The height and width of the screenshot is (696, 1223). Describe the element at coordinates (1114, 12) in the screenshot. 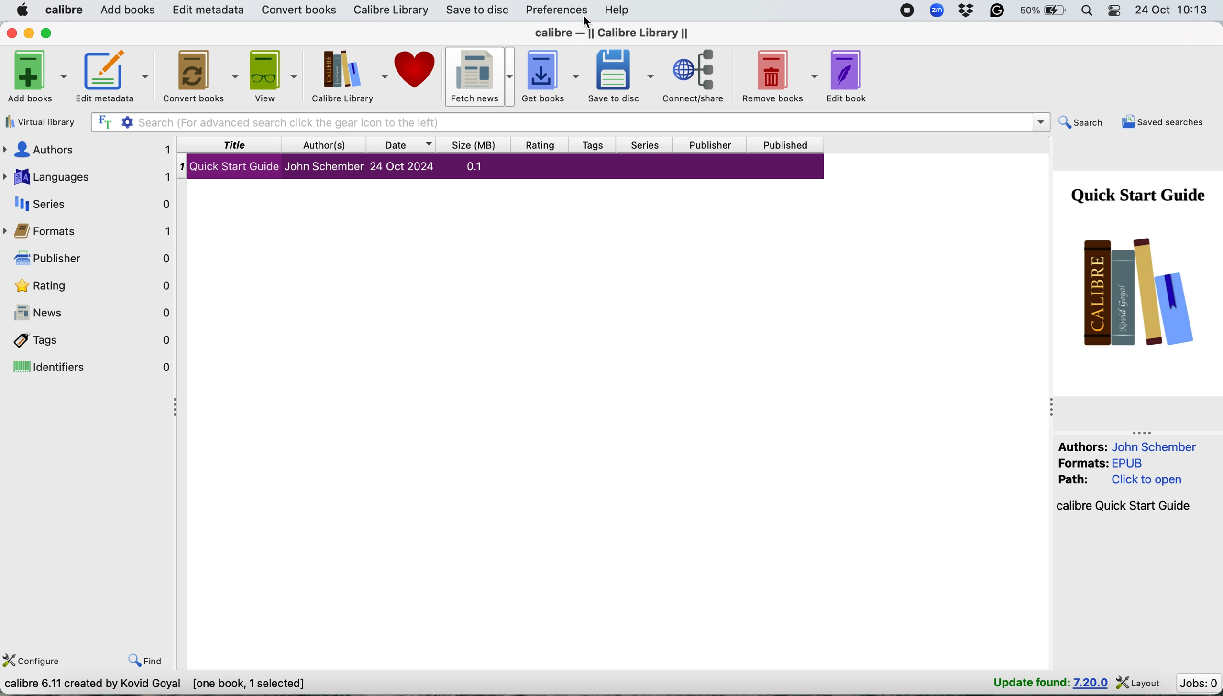

I see `control center` at that location.